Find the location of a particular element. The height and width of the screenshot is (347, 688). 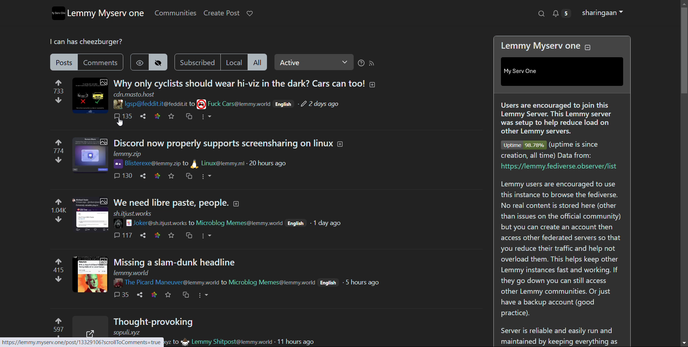

link is located at coordinates (158, 176).